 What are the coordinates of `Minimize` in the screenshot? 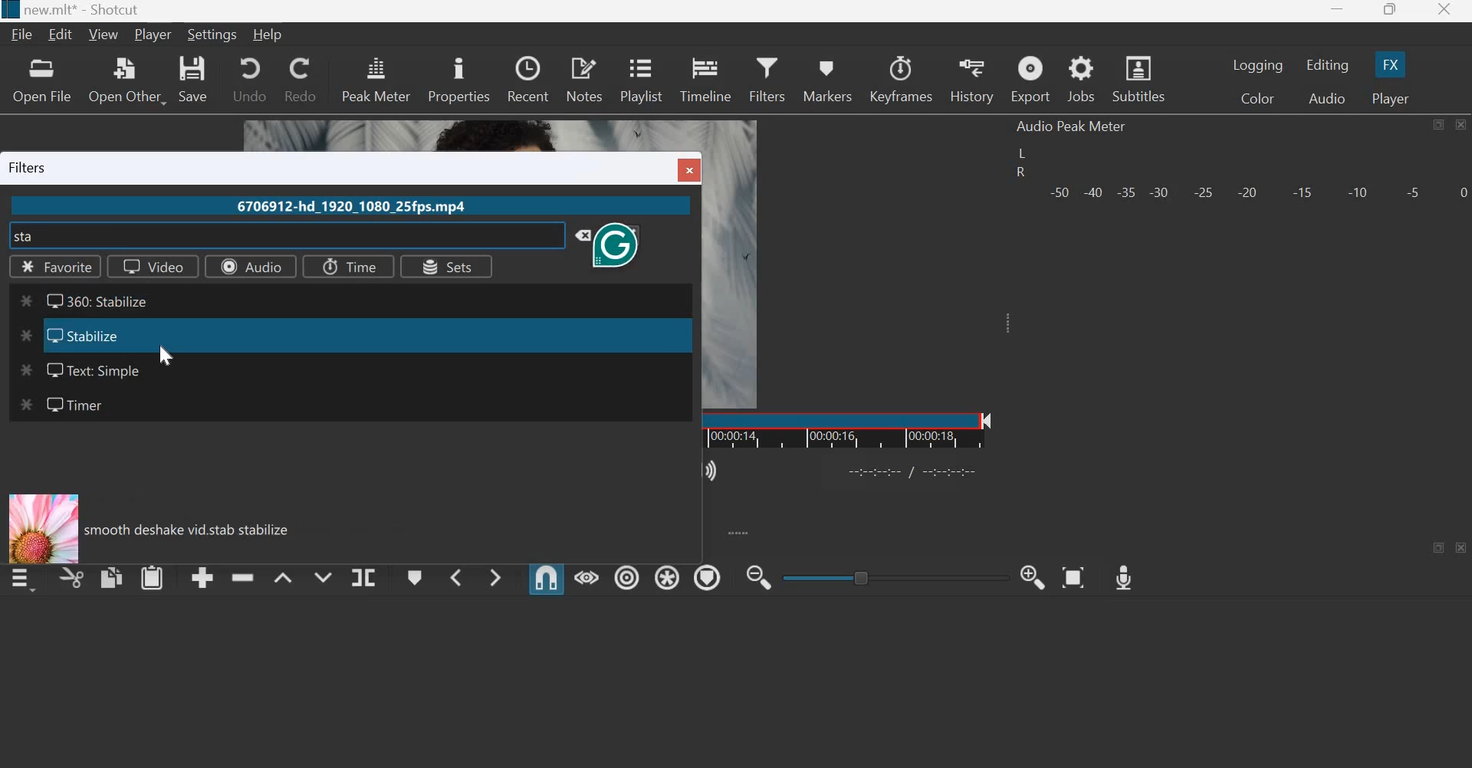 It's located at (1340, 10).